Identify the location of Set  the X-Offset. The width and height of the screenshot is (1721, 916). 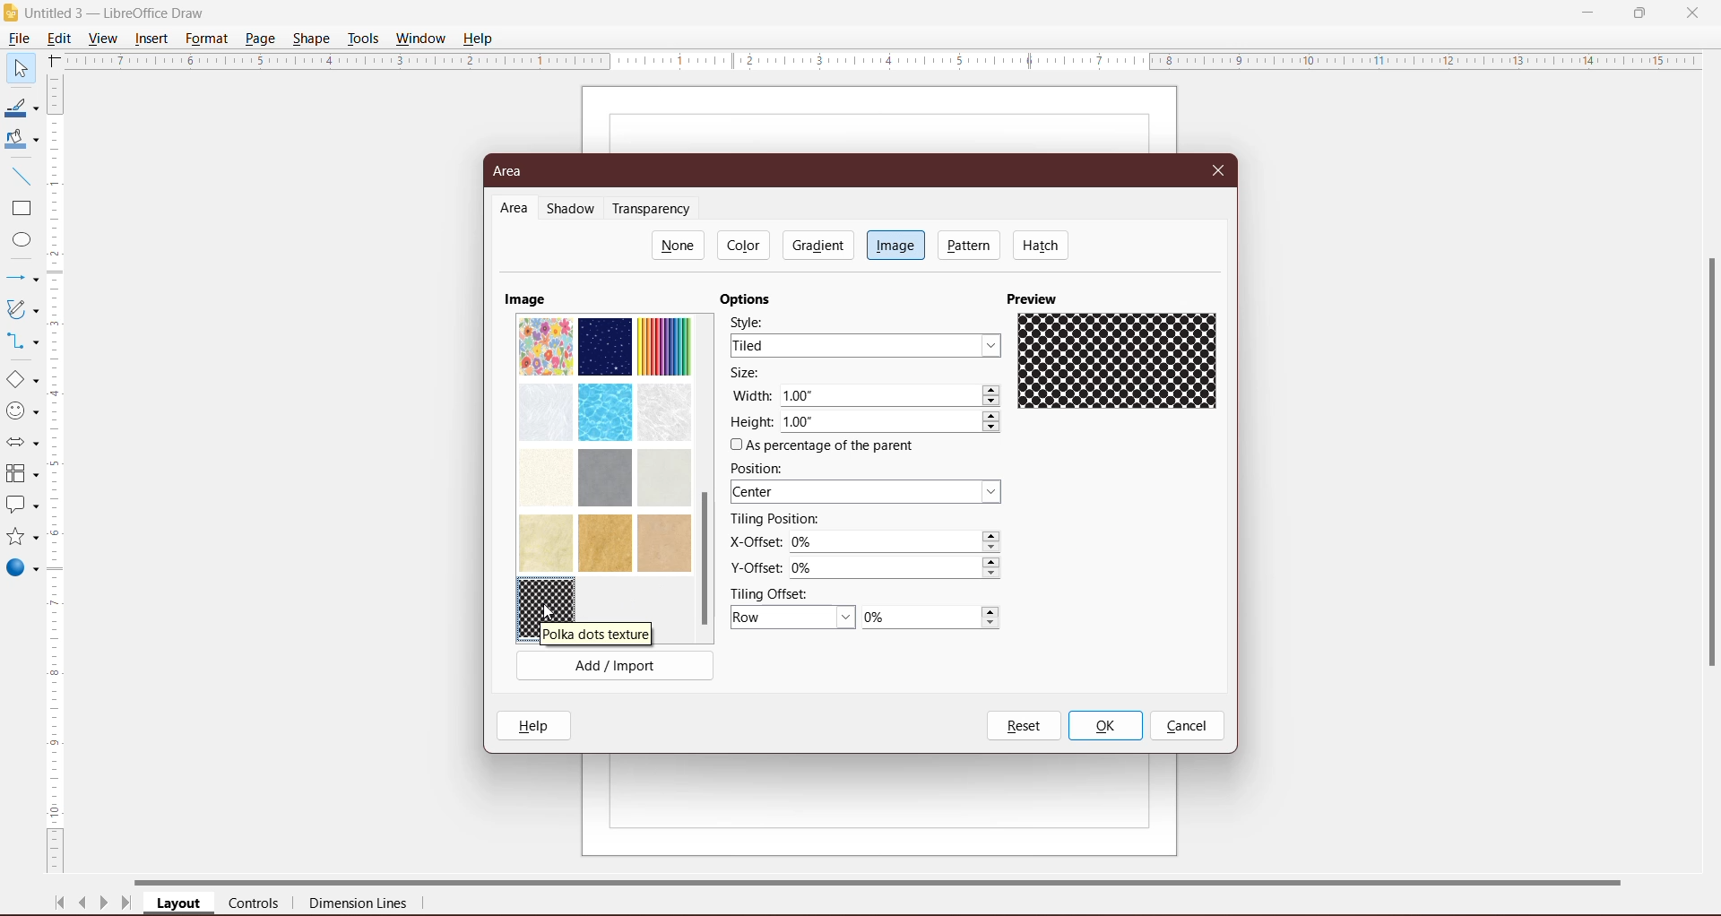
(897, 542).